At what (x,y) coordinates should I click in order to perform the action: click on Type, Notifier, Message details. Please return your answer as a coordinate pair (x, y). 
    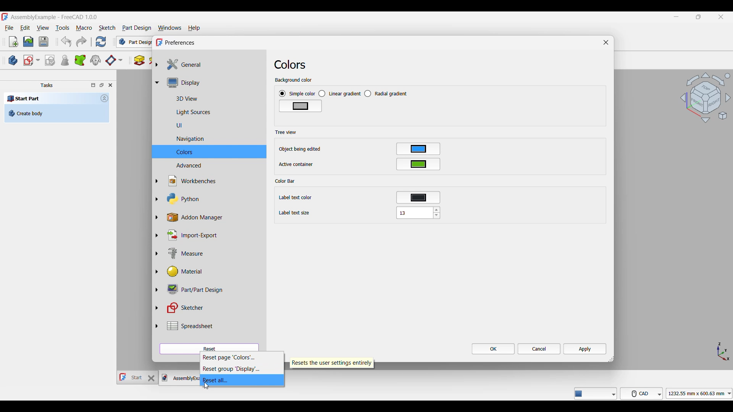
    Looking at the image, I should click on (596, 393).